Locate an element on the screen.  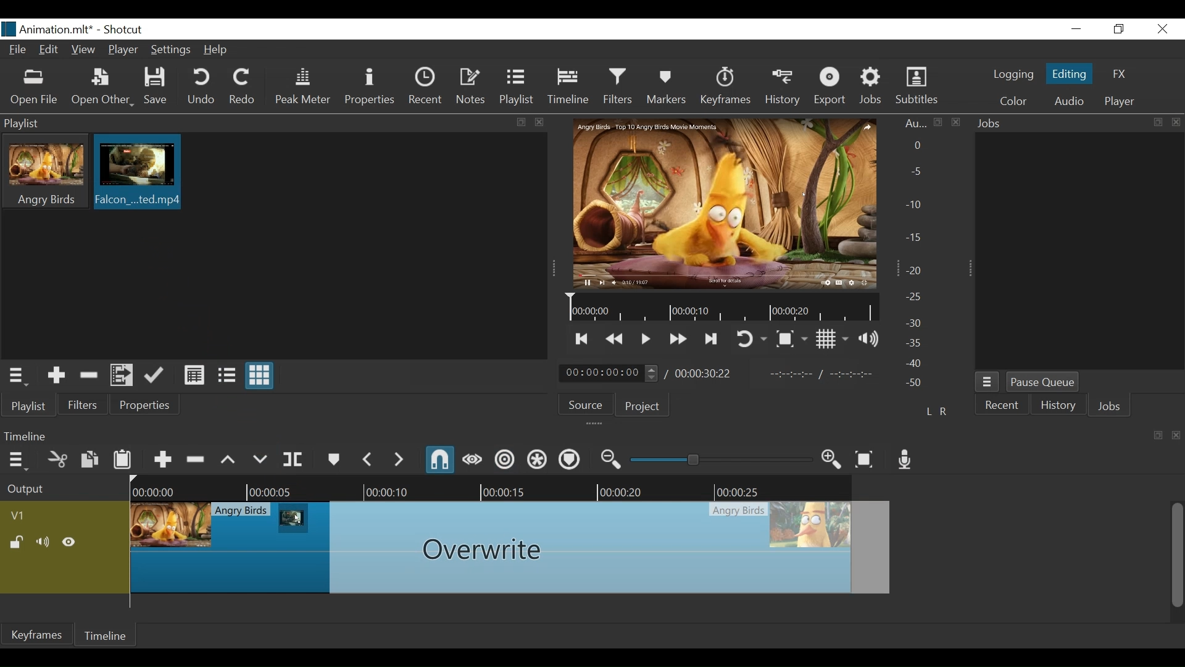
View as Detail is located at coordinates (194, 376).